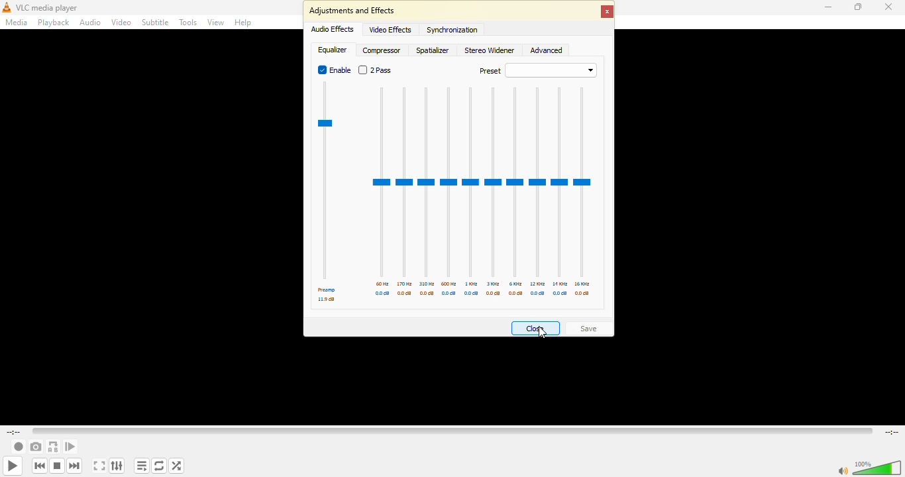 The height and width of the screenshot is (477, 905). I want to click on adjustor, so click(494, 183).